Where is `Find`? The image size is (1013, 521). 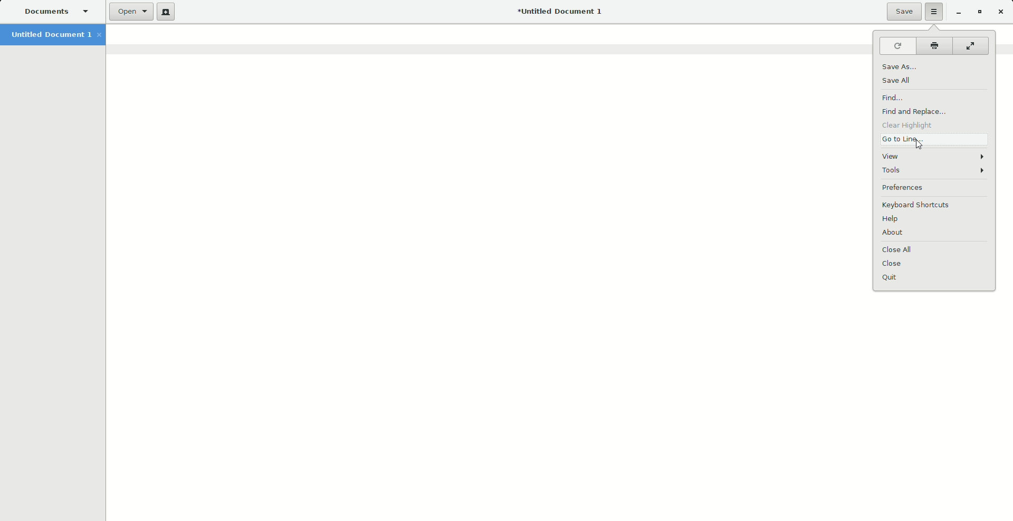
Find is located at coordinates (895, 98).